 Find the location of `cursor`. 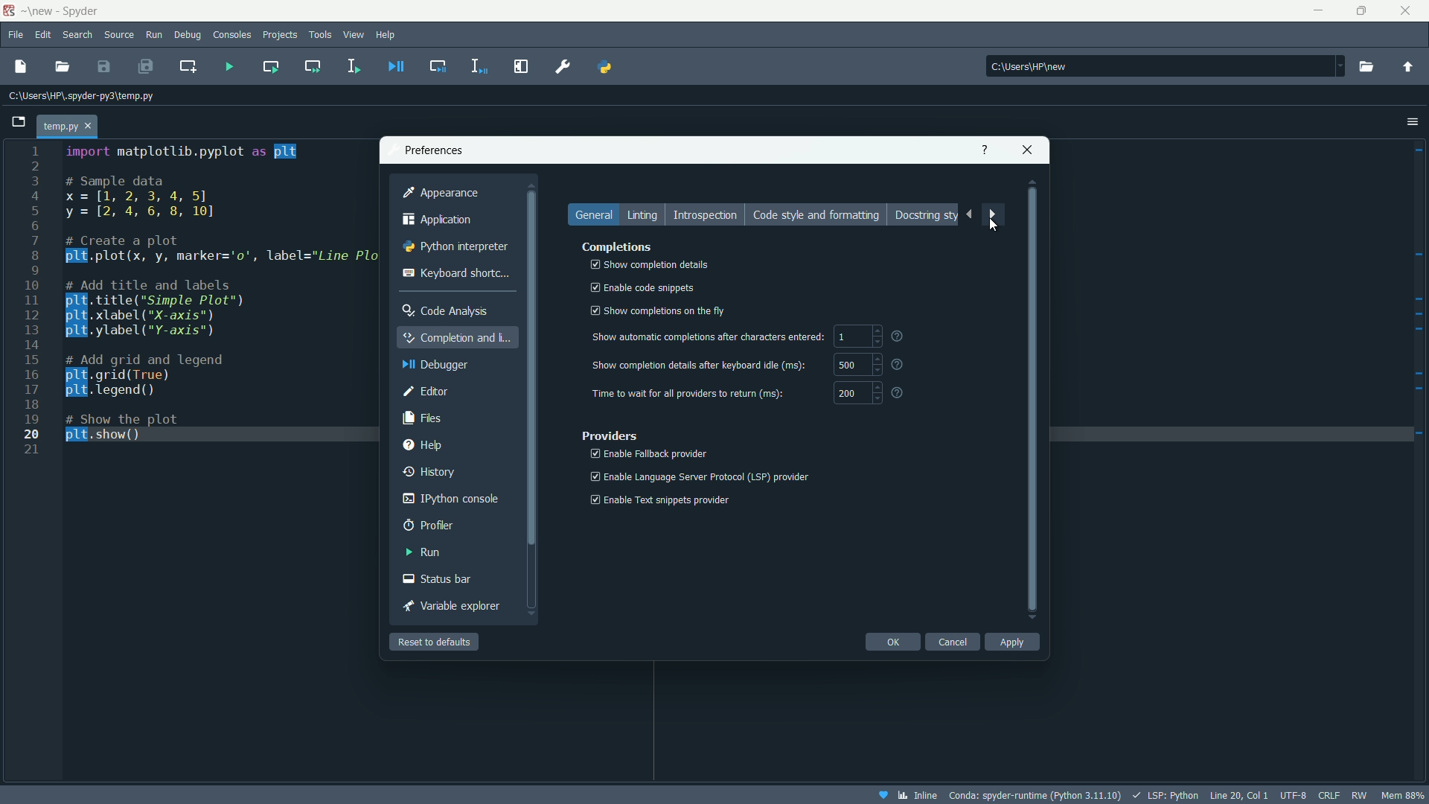

cursor is located at coordinates (994, 226).